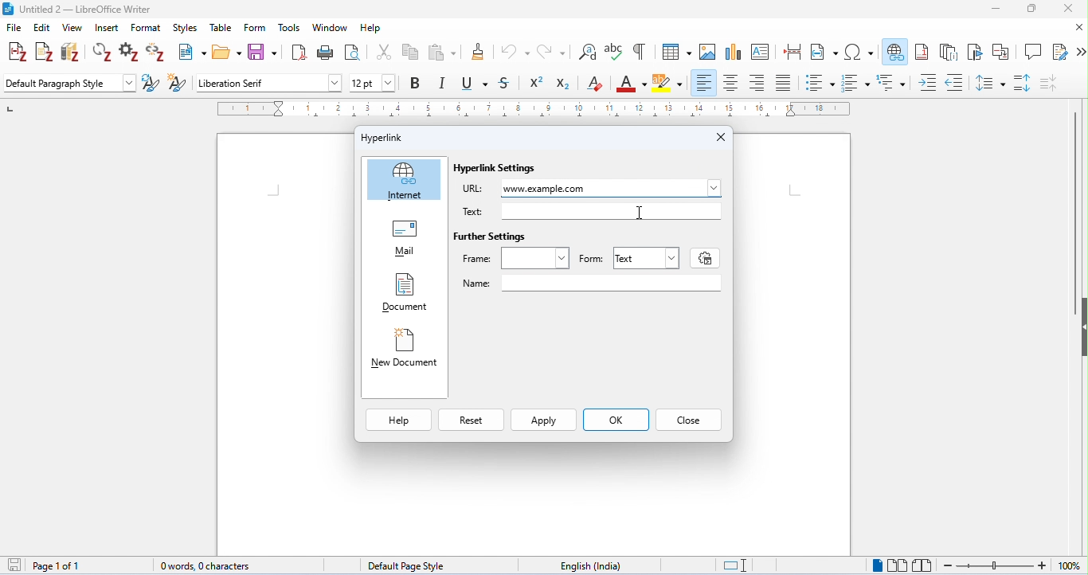  I want to click on insert text box, so click(764, 53).